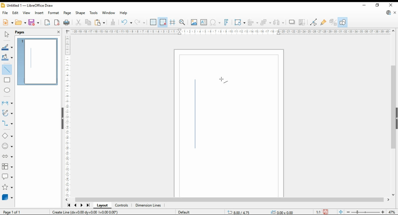 This screenshot has height=215, width=398. Describe the element at coordinates (364, 5) in the screenshot. I see `minimize` at that location.